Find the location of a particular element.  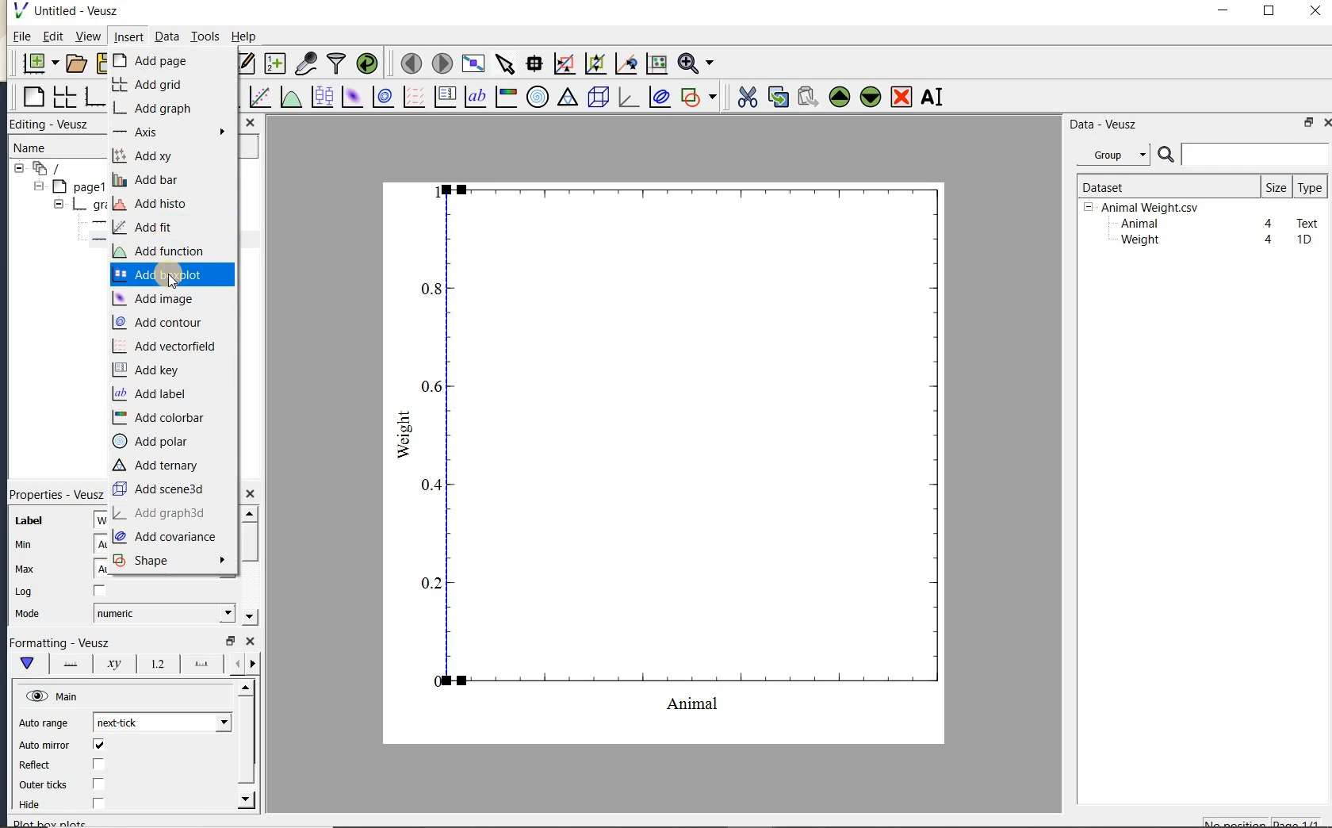

Untitled-Veusz is located at coordinates (71, 11).